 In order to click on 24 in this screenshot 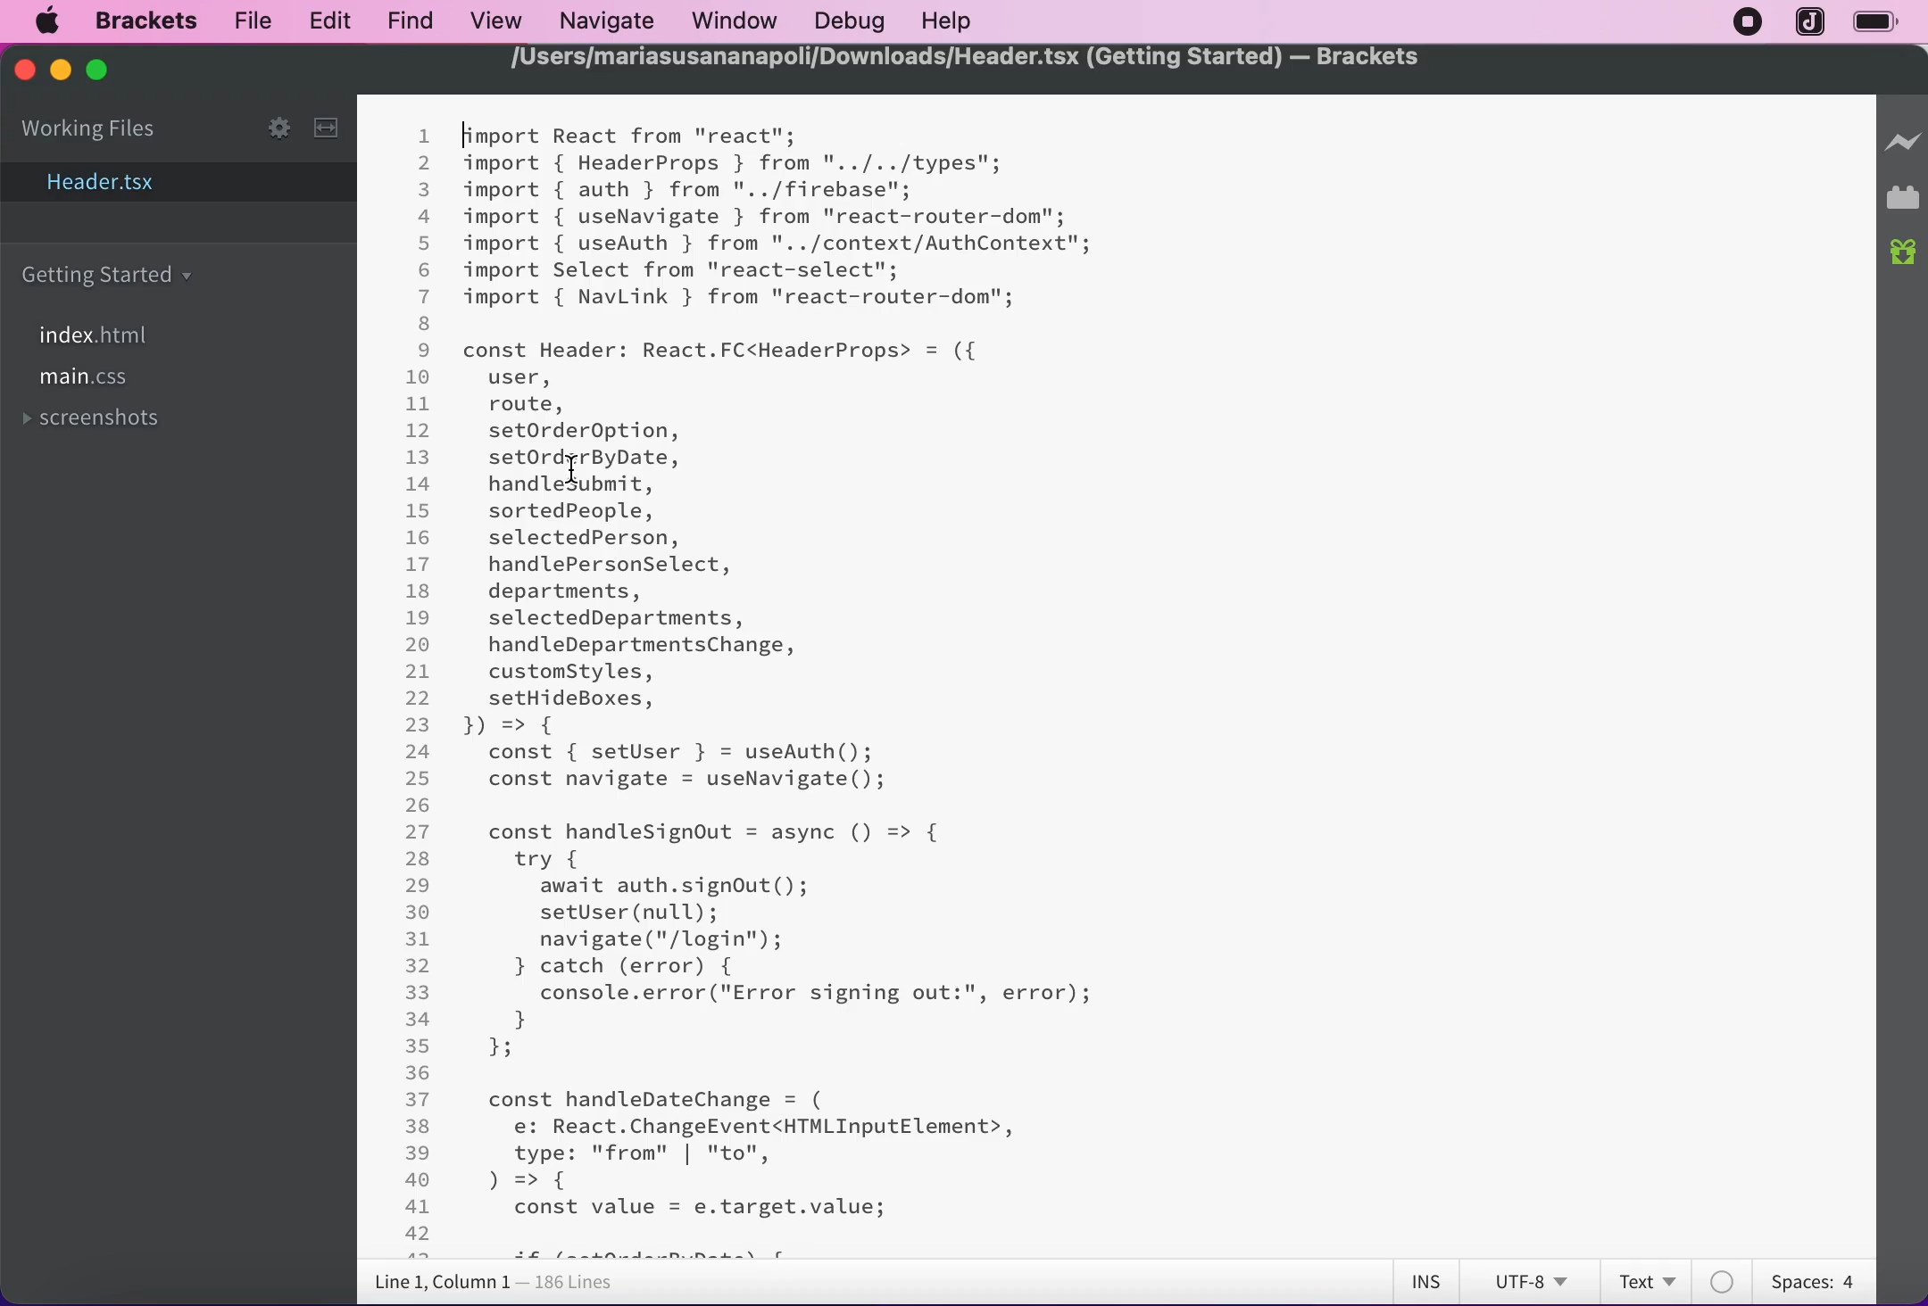, I will do `click(418, 750)`.